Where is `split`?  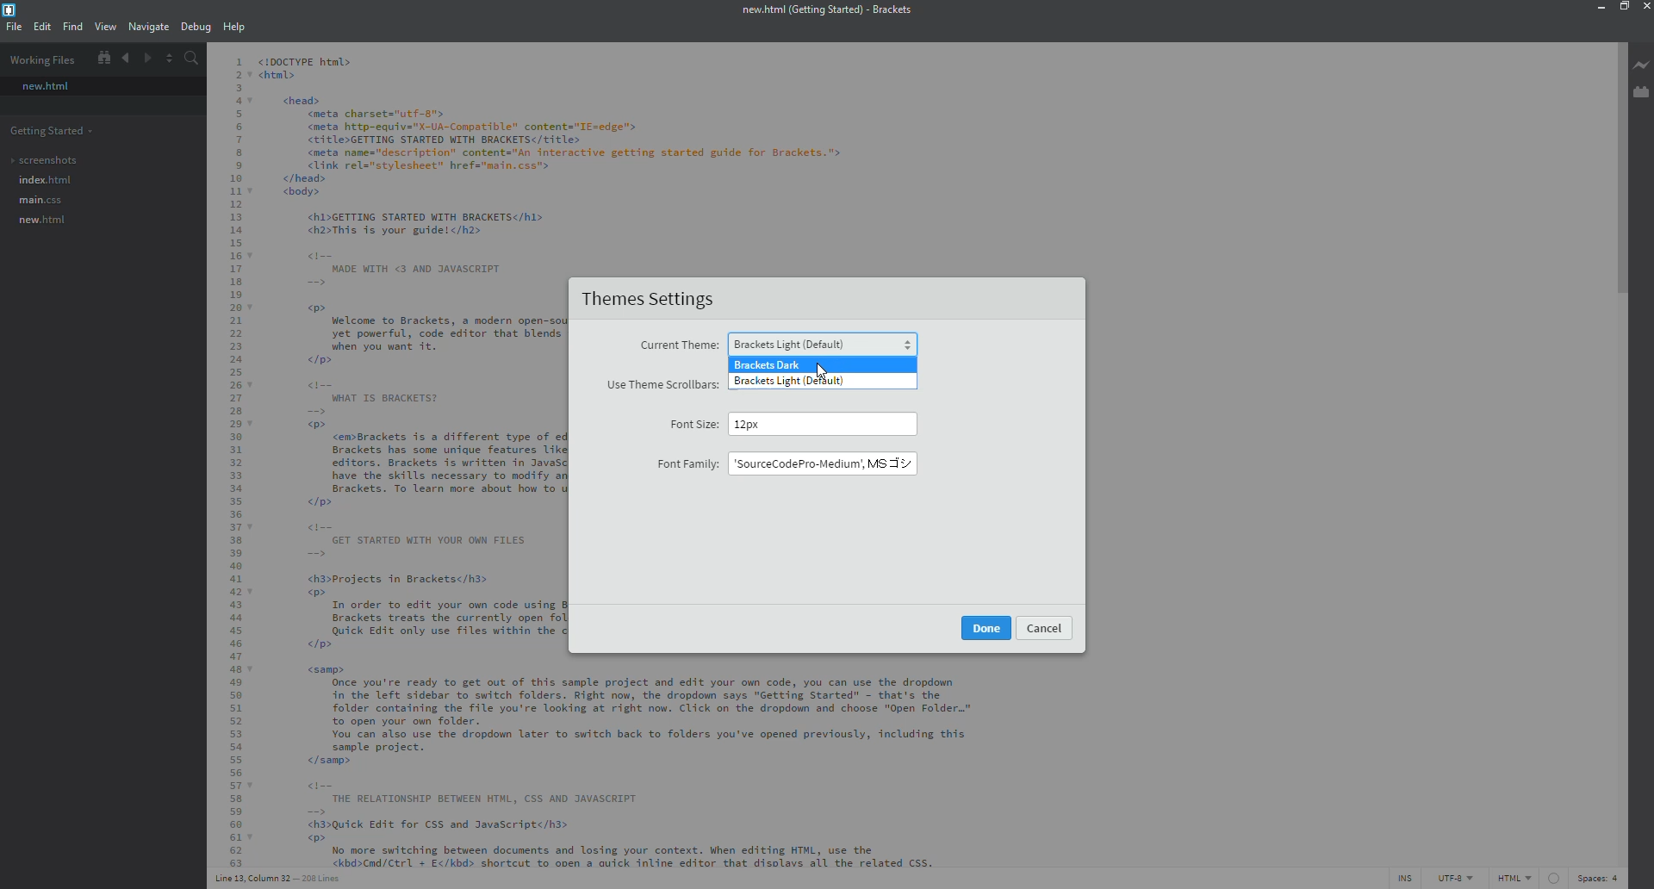 split is located at coordinates (168, 58).